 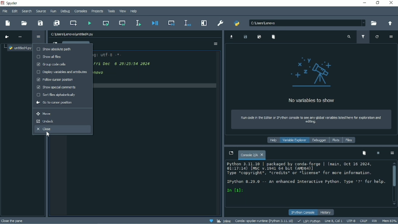 What do you see at coordinates (27, 11) in the screenshot?
I see `Search` at bounding box center [27, 11].